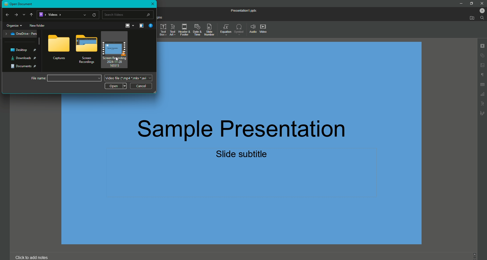 Image resolution: width=487 pixels, height=260 pixels. What do you see at coordinates (196, 29) in the screenshot?
I see `Date and Time` at bounding box center [196, 29].